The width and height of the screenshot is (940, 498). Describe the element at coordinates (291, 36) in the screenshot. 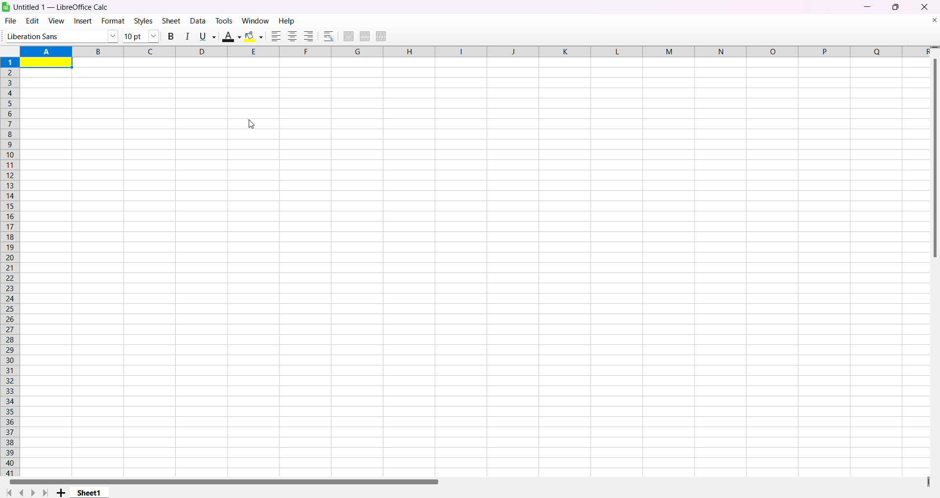

I see `center aligned` at that location.